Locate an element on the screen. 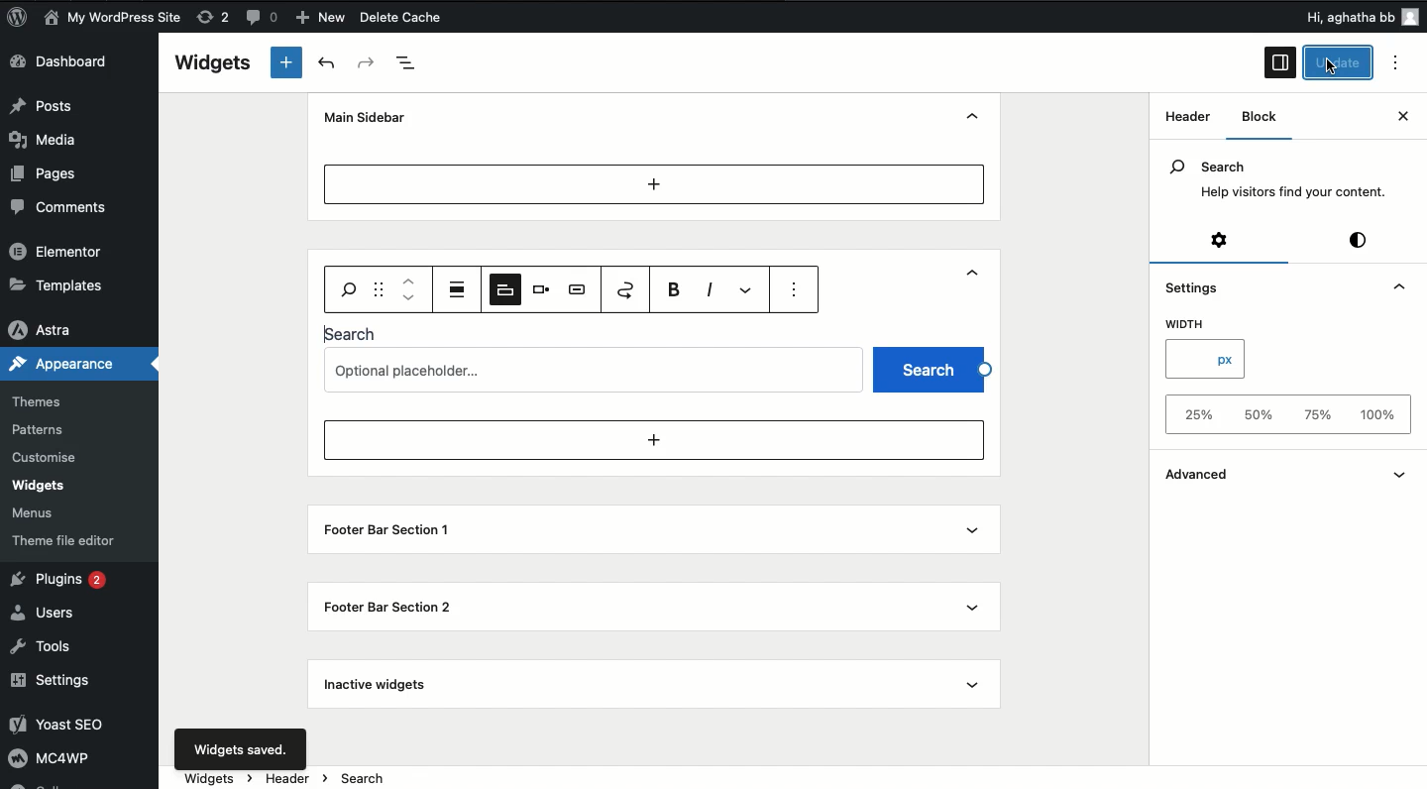 The height and width of the screenshot is (789, 1427). Pages is located at coordinates (48, 173).